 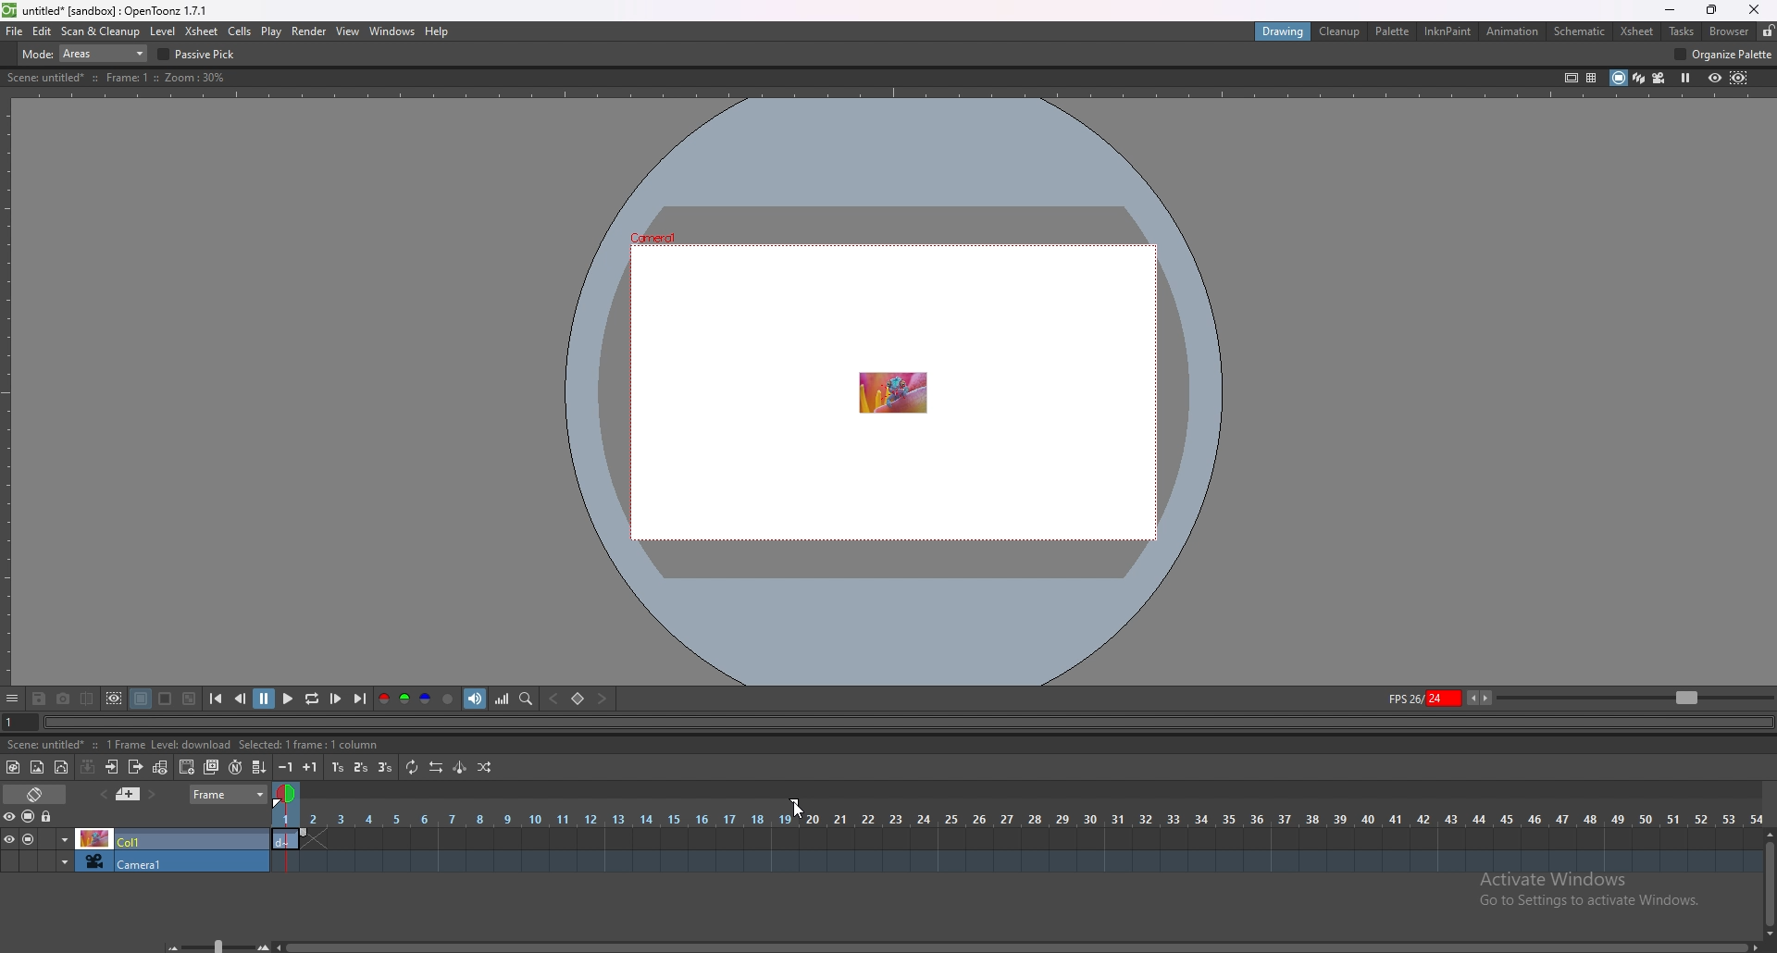 What do you see at coordinates (1711, 10) in the screenshot?
I see `resize` at bounding box center [1711, 10].